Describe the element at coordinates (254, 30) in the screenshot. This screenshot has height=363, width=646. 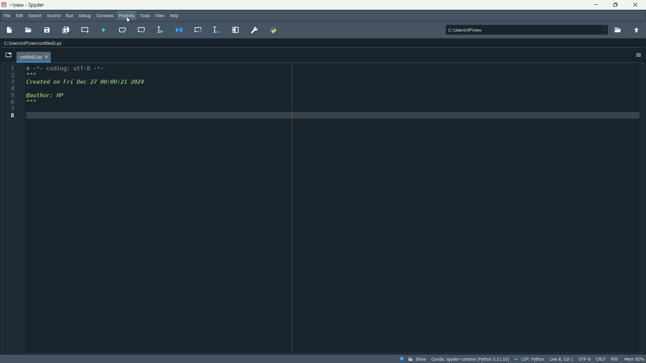
I see `Preferences` at that location.